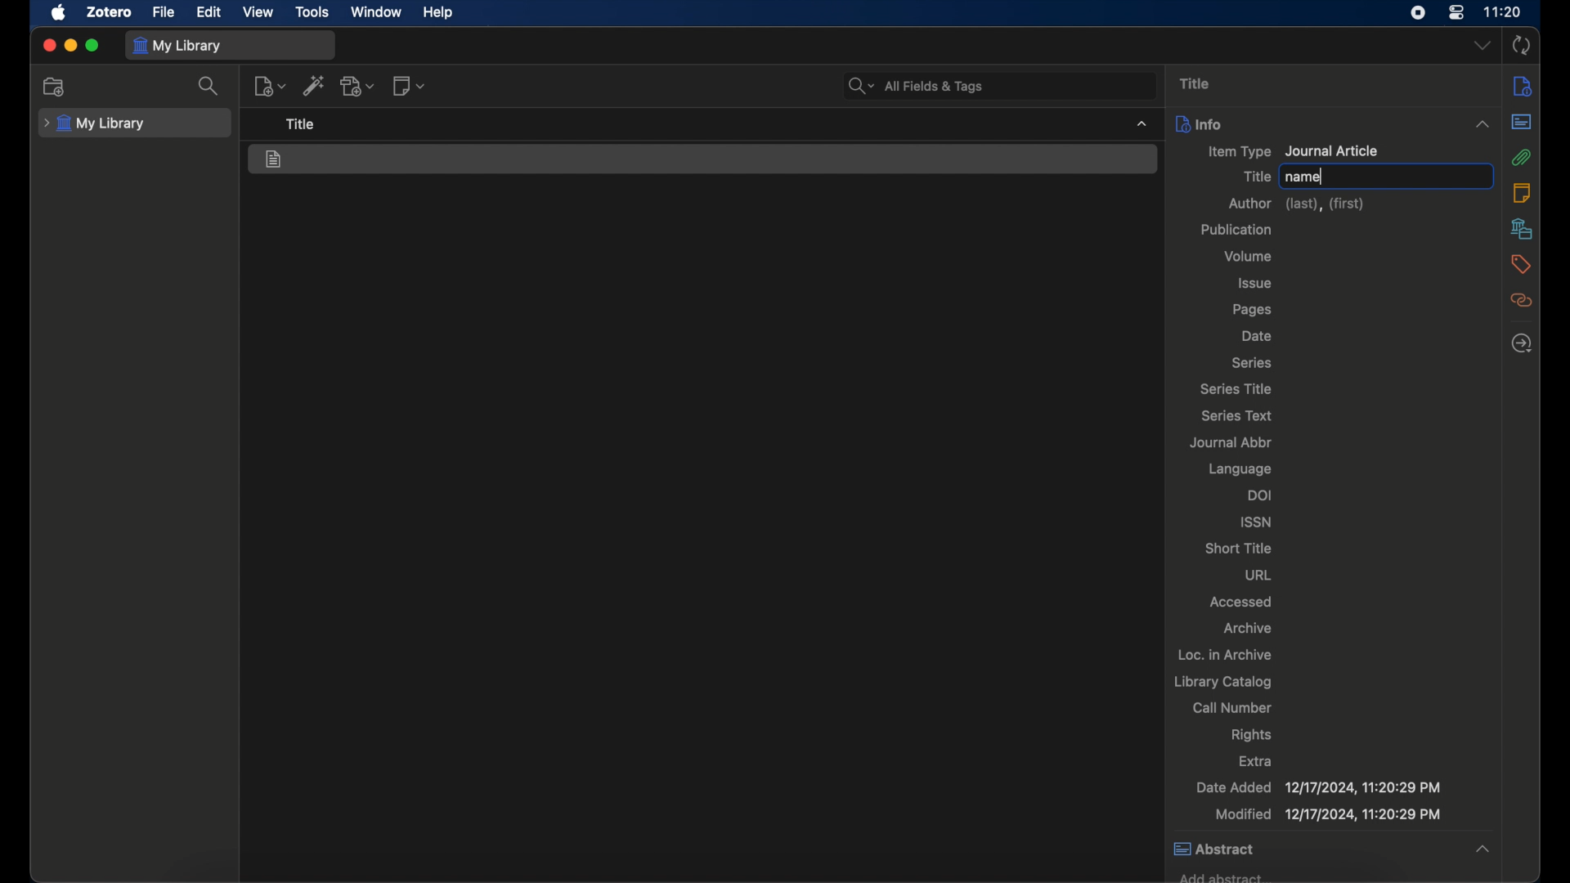 Image resolution: width=1570 pixels, height=883 pixels. I want to click on add note, so click(409, 86).